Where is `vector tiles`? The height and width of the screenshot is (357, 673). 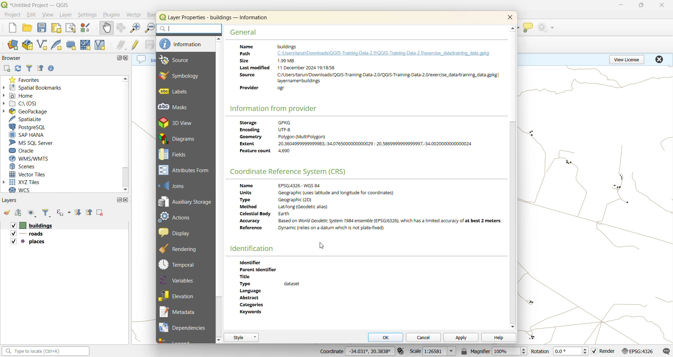 vector tiles is located at coordinates (30, 174).